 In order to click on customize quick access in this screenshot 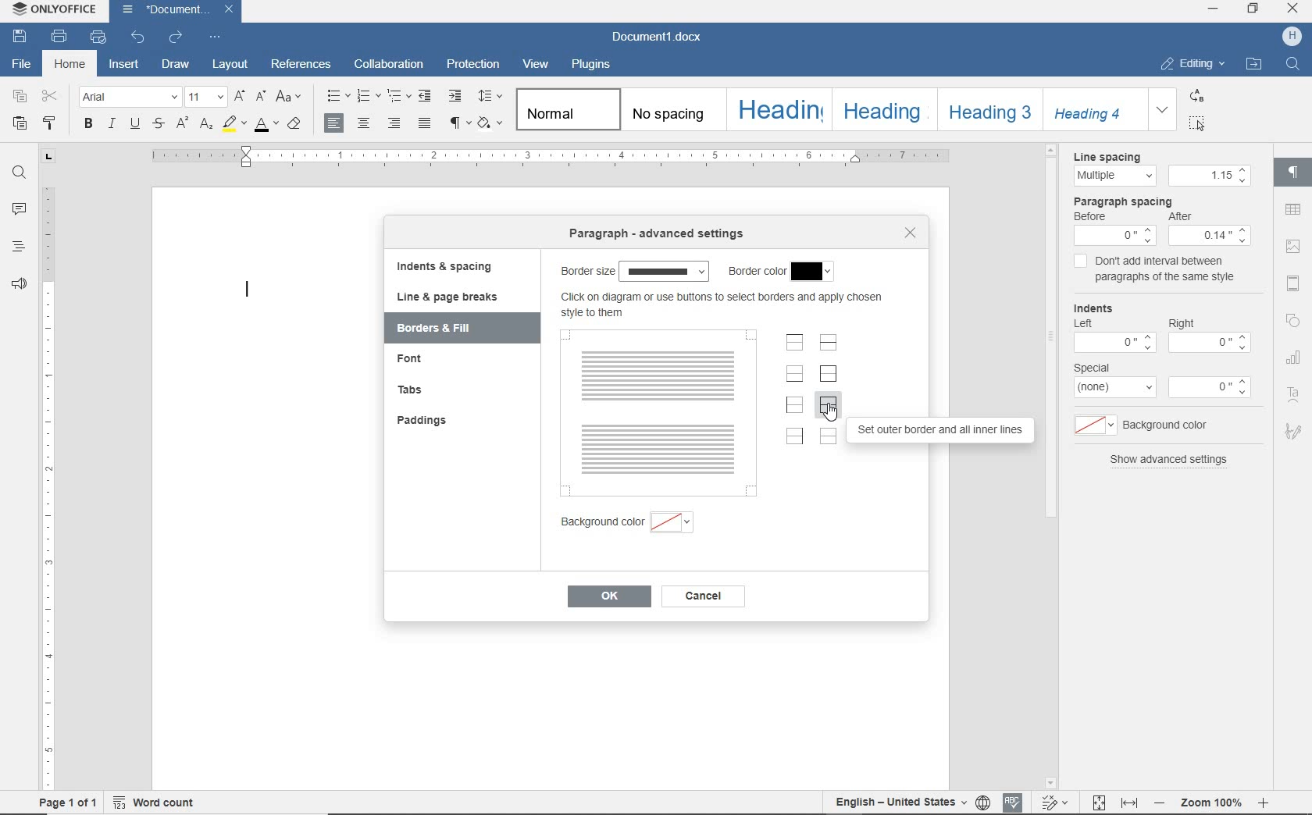, I will do `click(216, 37)`.